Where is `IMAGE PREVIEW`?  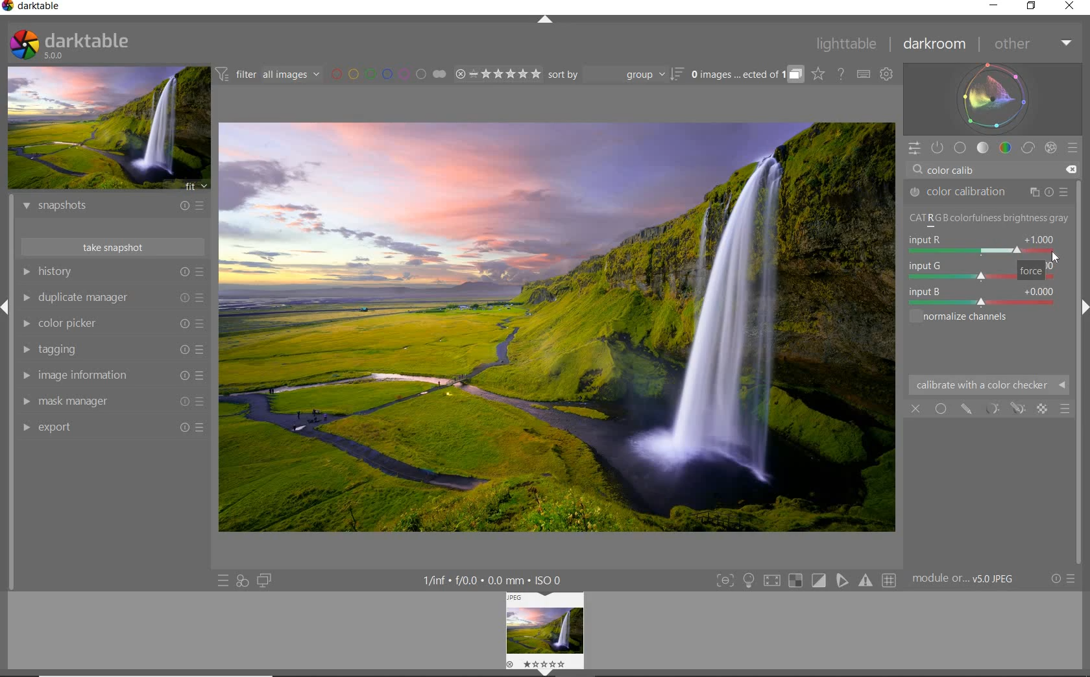
IMAGE PREVIEW is located at coordinates (107, 128).